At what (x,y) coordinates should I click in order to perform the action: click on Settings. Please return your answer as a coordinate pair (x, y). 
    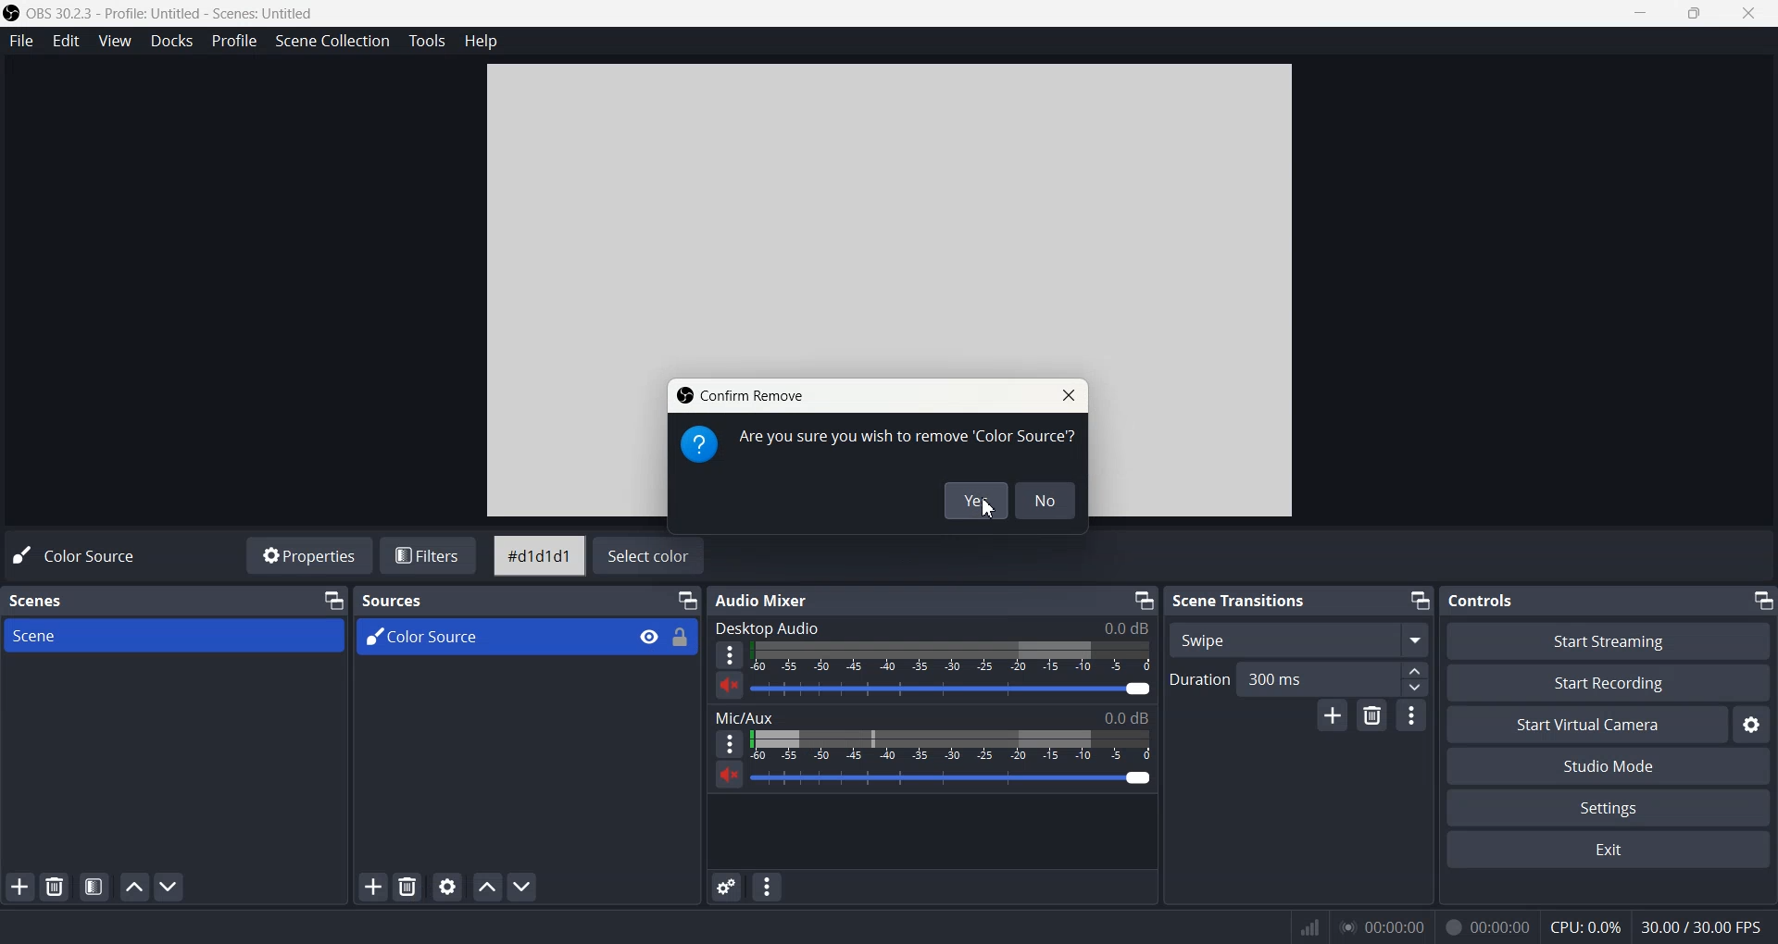
    Looking at the image, I should click on (1609, 807).